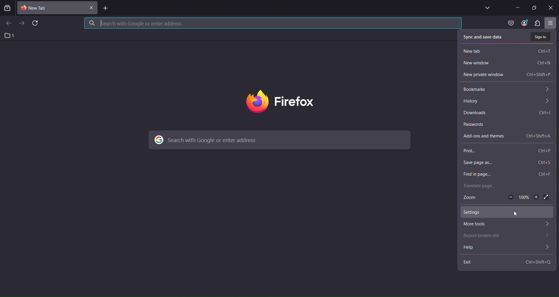 This screenshot has width=559, height=297. I want to click on current tab, so click(39, 8).